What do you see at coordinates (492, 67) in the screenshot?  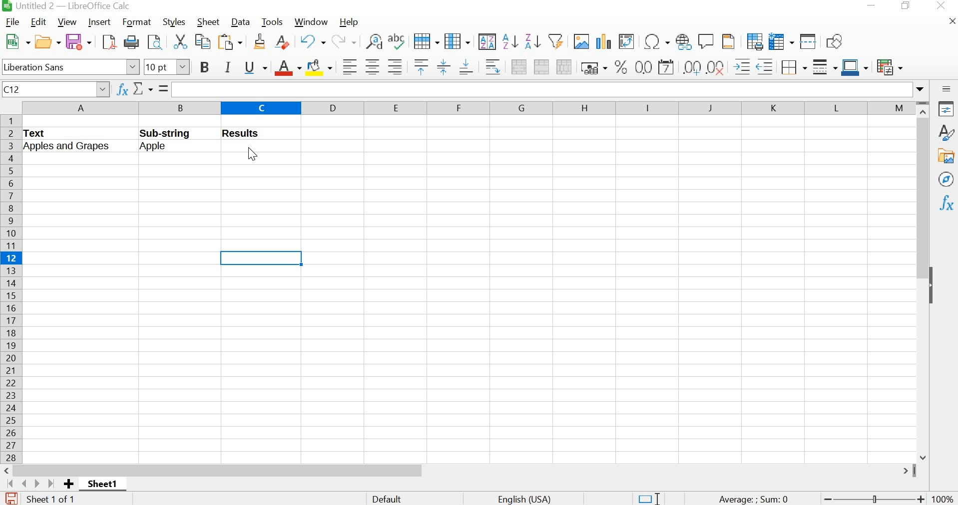 I see `wrap text` at bounding box center [492, 67].